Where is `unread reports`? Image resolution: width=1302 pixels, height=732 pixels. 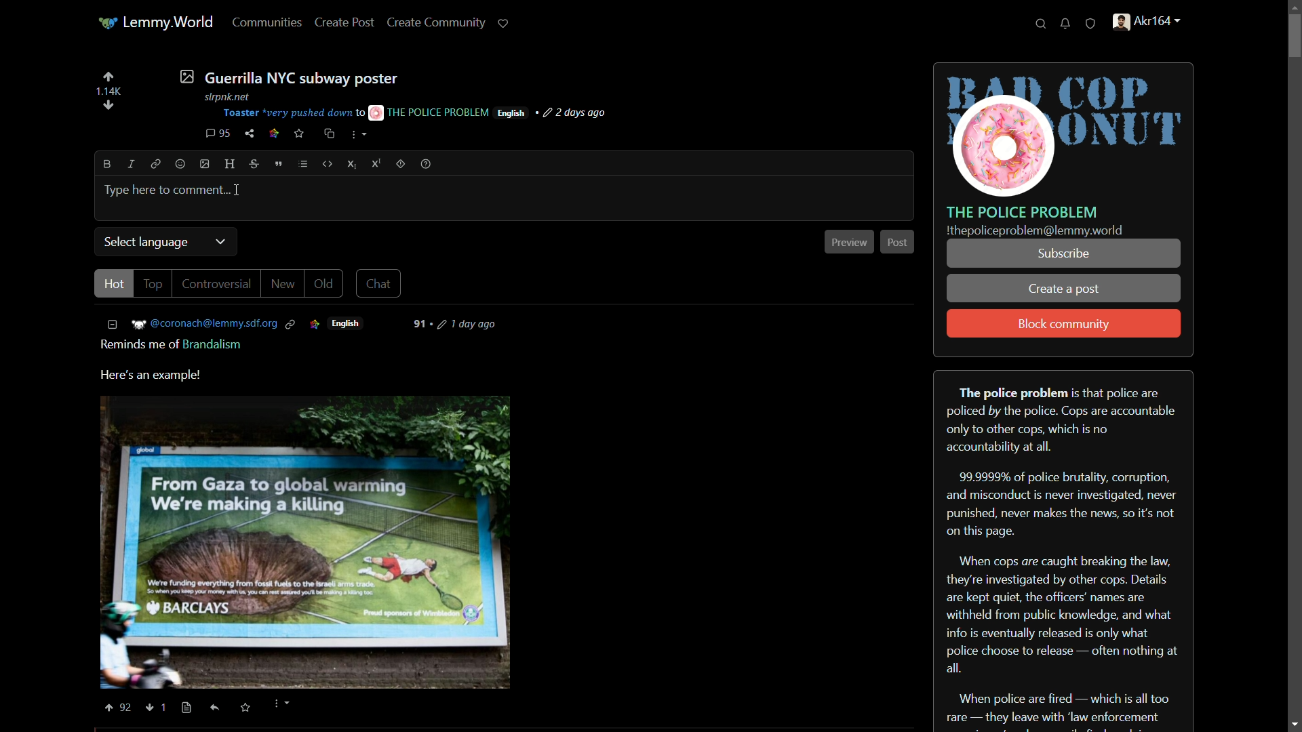 unread reports is located at coordinates (1091, 24).